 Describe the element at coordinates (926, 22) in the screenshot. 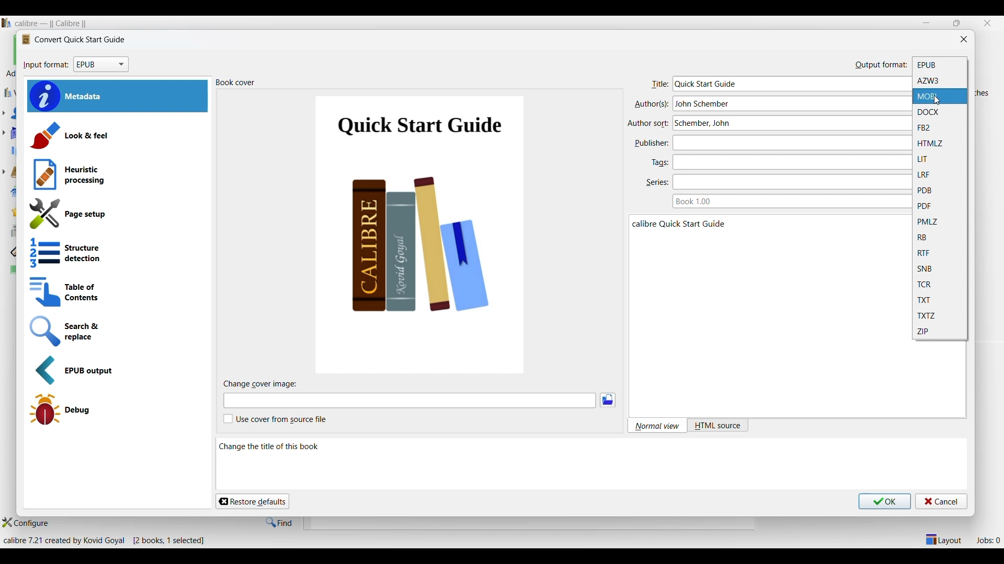

I see `Minimize` at that location.